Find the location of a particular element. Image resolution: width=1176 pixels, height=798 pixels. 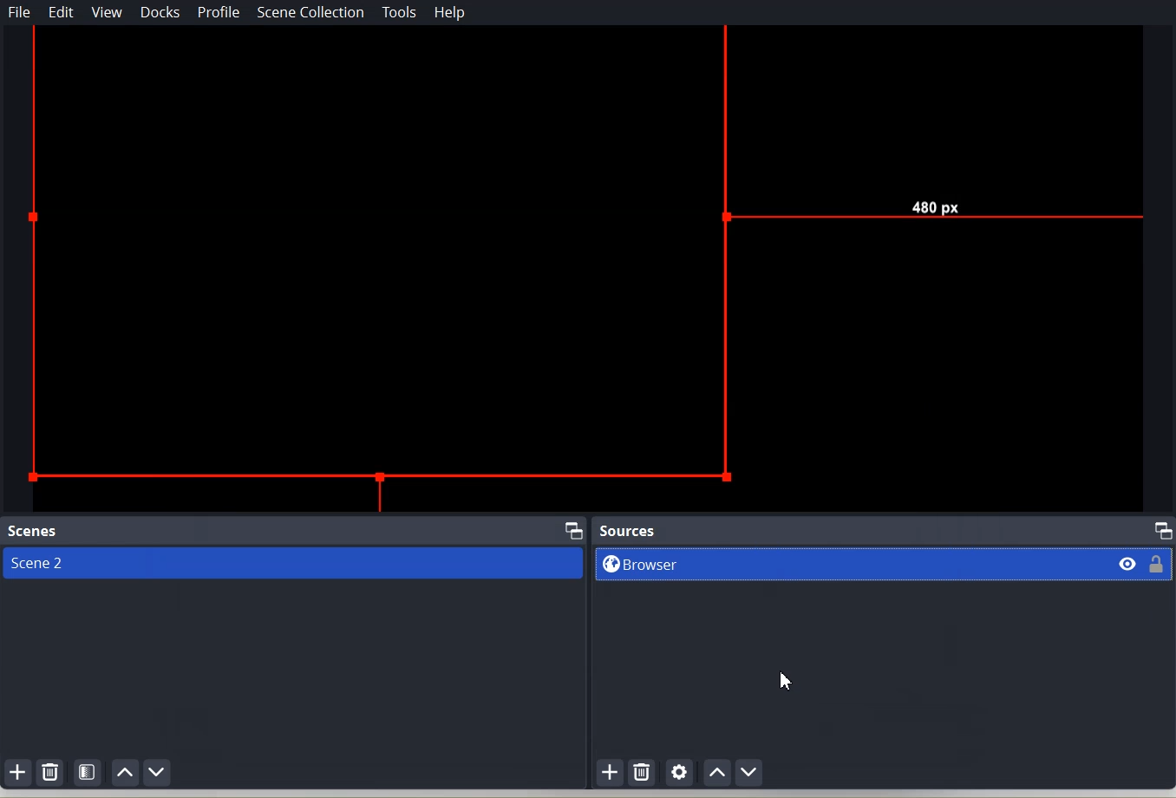

Add Scene is located at coordinates (17, 771).